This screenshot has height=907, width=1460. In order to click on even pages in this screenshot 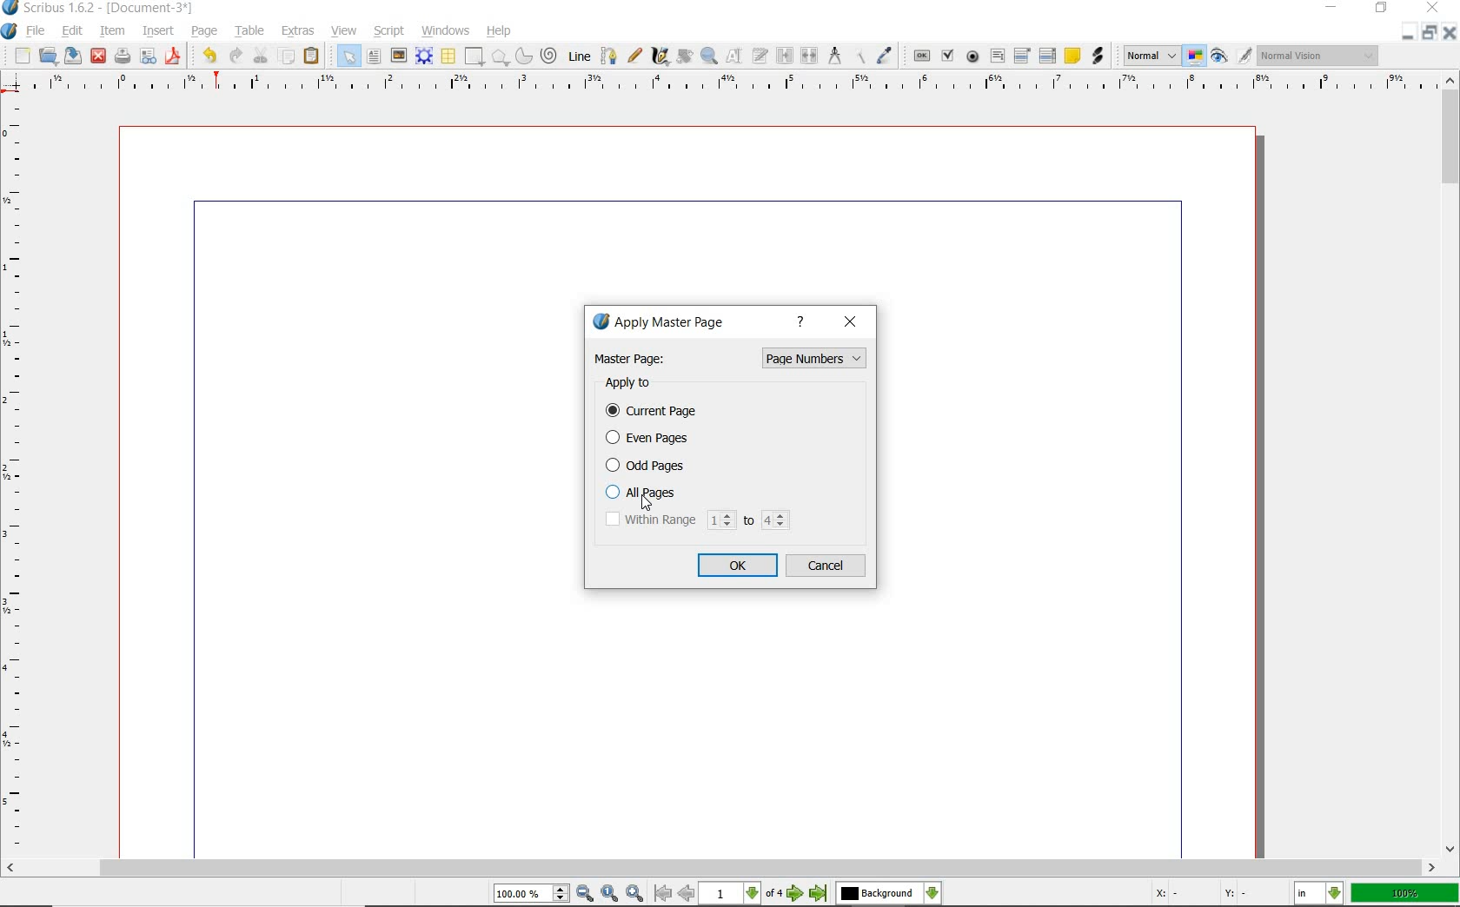, I will do `click(651, 440)`.